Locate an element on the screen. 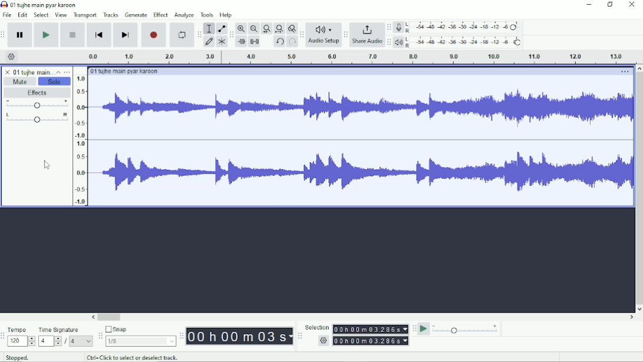 This screenshot has width=643, height=362.  is located at coordinates (66, 341).